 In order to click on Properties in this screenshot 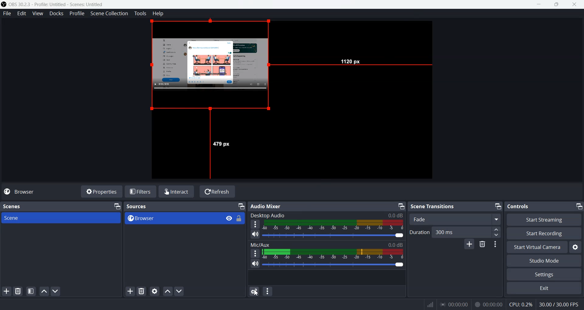, I will do `click(102, 191)`.